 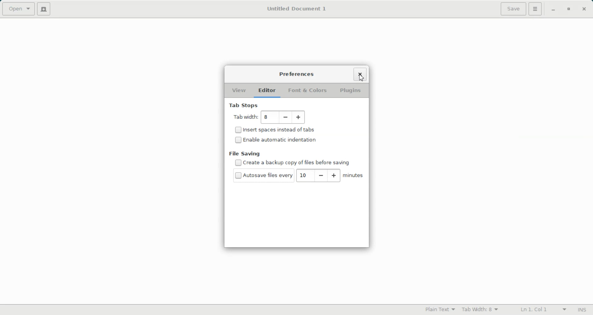 What do you see at coordinates (294, 162) in the screenshot?
I see `Disable create a backup copy of files before saving` at bounding box center [294, 162].